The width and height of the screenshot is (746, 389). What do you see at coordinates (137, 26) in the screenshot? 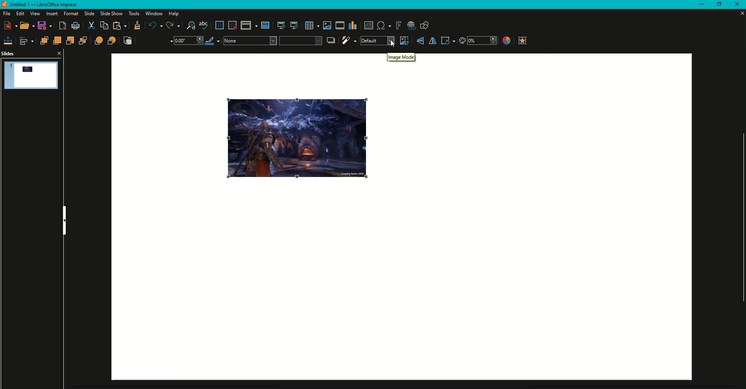
I see `Clone Formatting` at bounding box center [137, 26].